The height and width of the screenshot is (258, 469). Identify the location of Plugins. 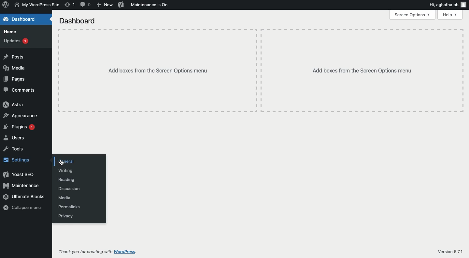
(21, 127).